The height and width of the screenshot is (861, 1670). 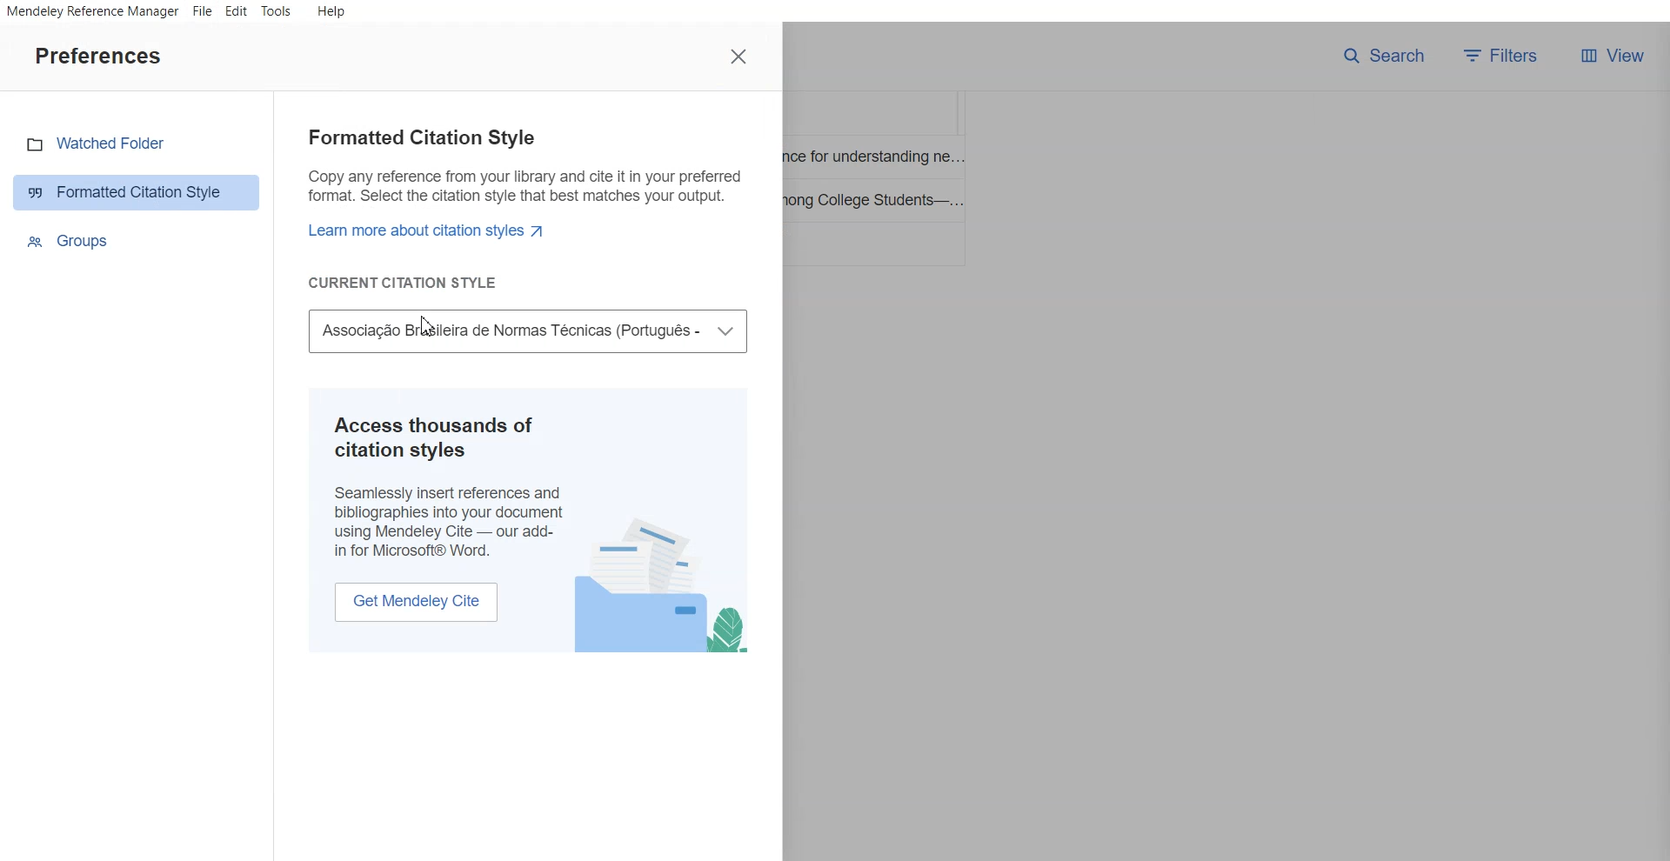 I want to click on Filters, so click(x=1506, y=56).